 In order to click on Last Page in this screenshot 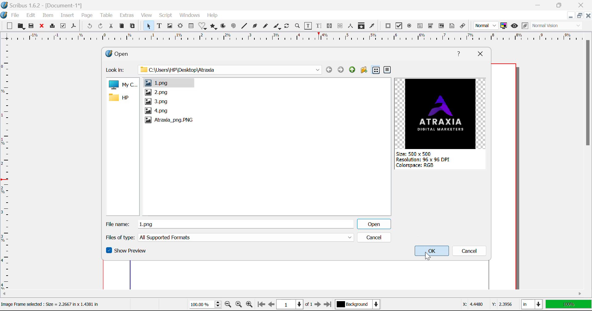, I will do `click(329, 305)`.